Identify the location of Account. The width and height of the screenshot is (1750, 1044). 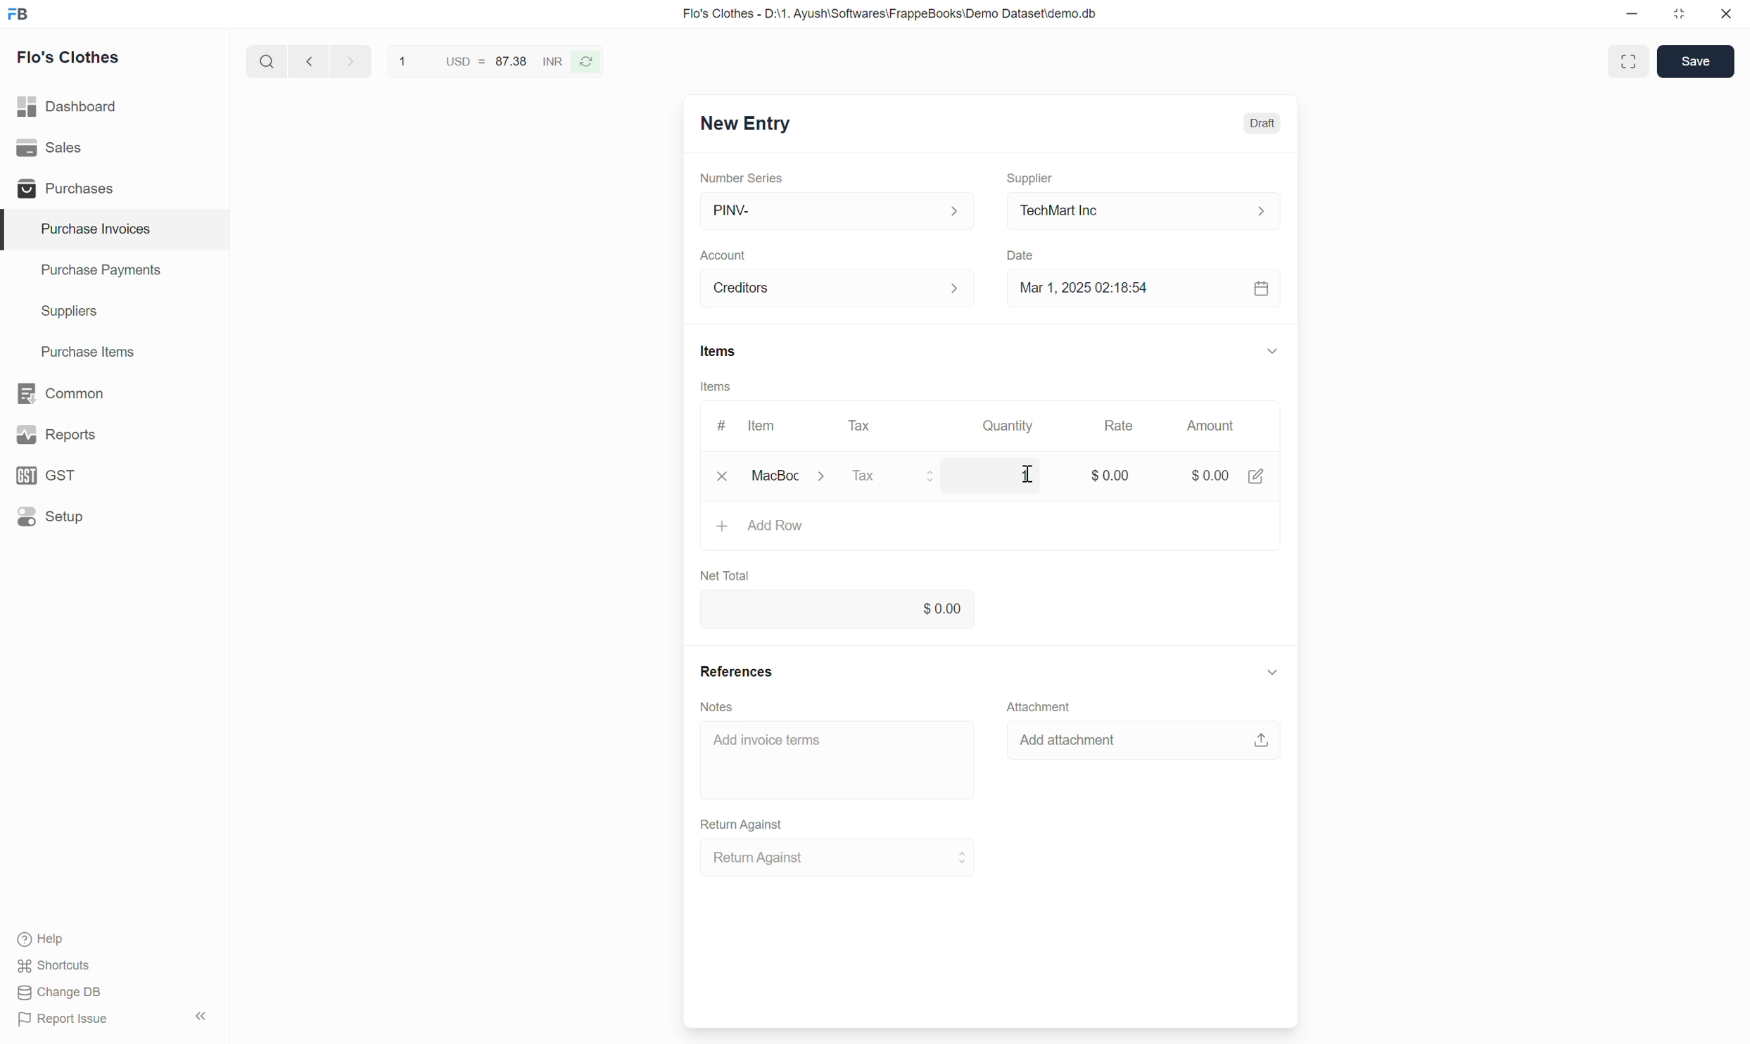
(723, 256).